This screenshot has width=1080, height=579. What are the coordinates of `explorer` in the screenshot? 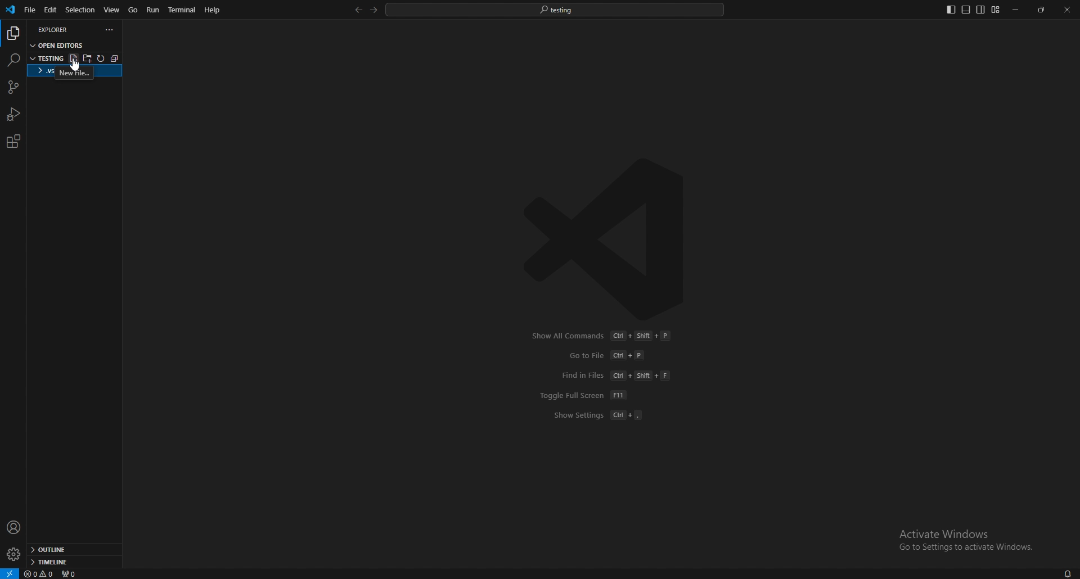 It's located at (13, 34).